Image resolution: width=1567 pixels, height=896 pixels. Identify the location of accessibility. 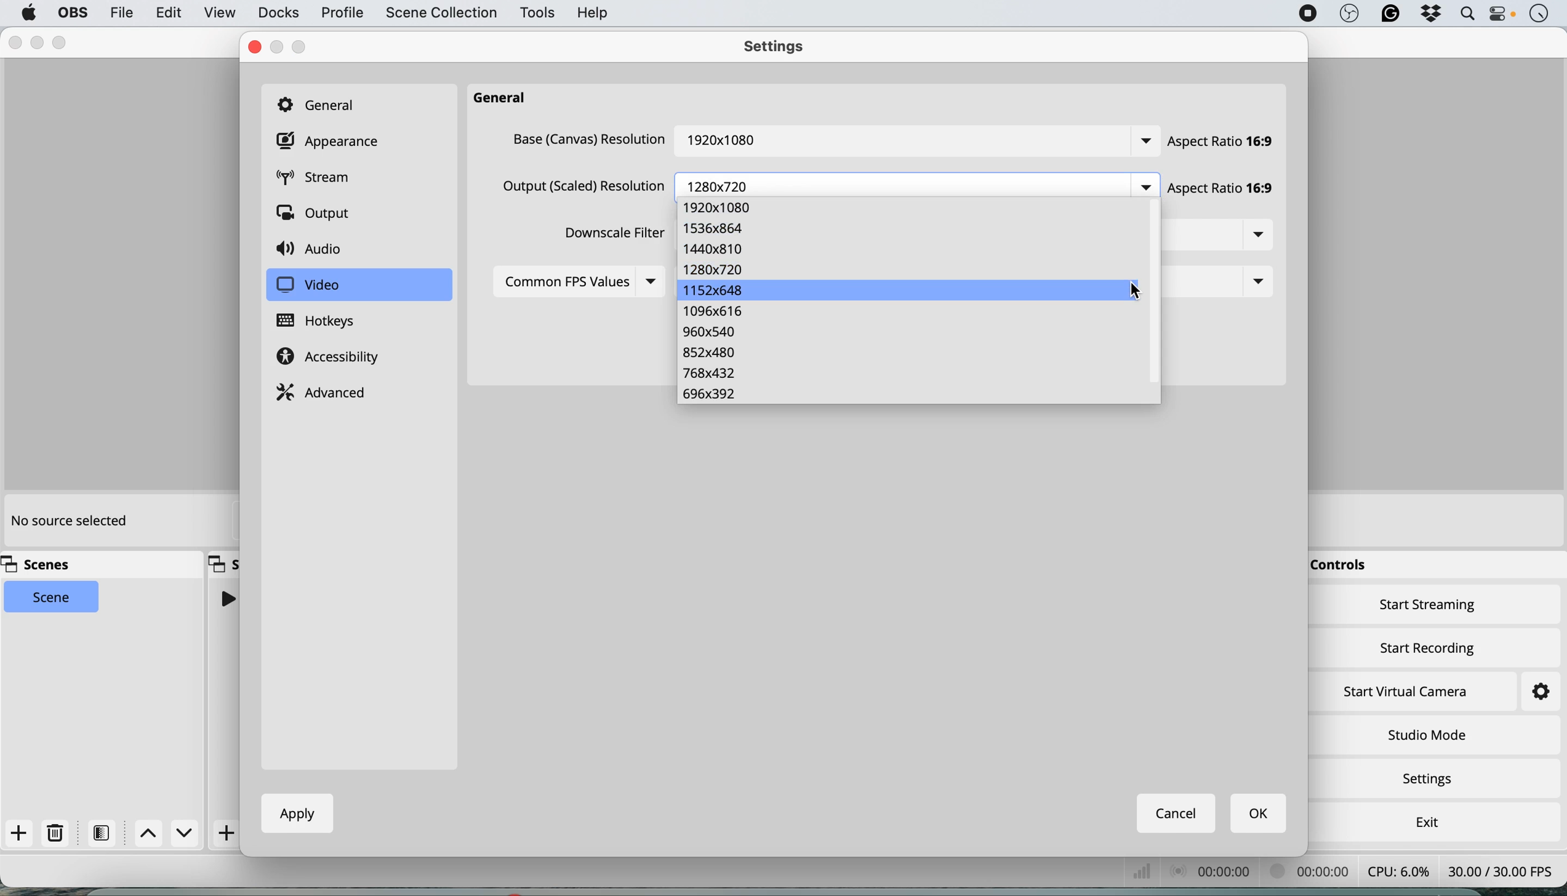
(332, 358).